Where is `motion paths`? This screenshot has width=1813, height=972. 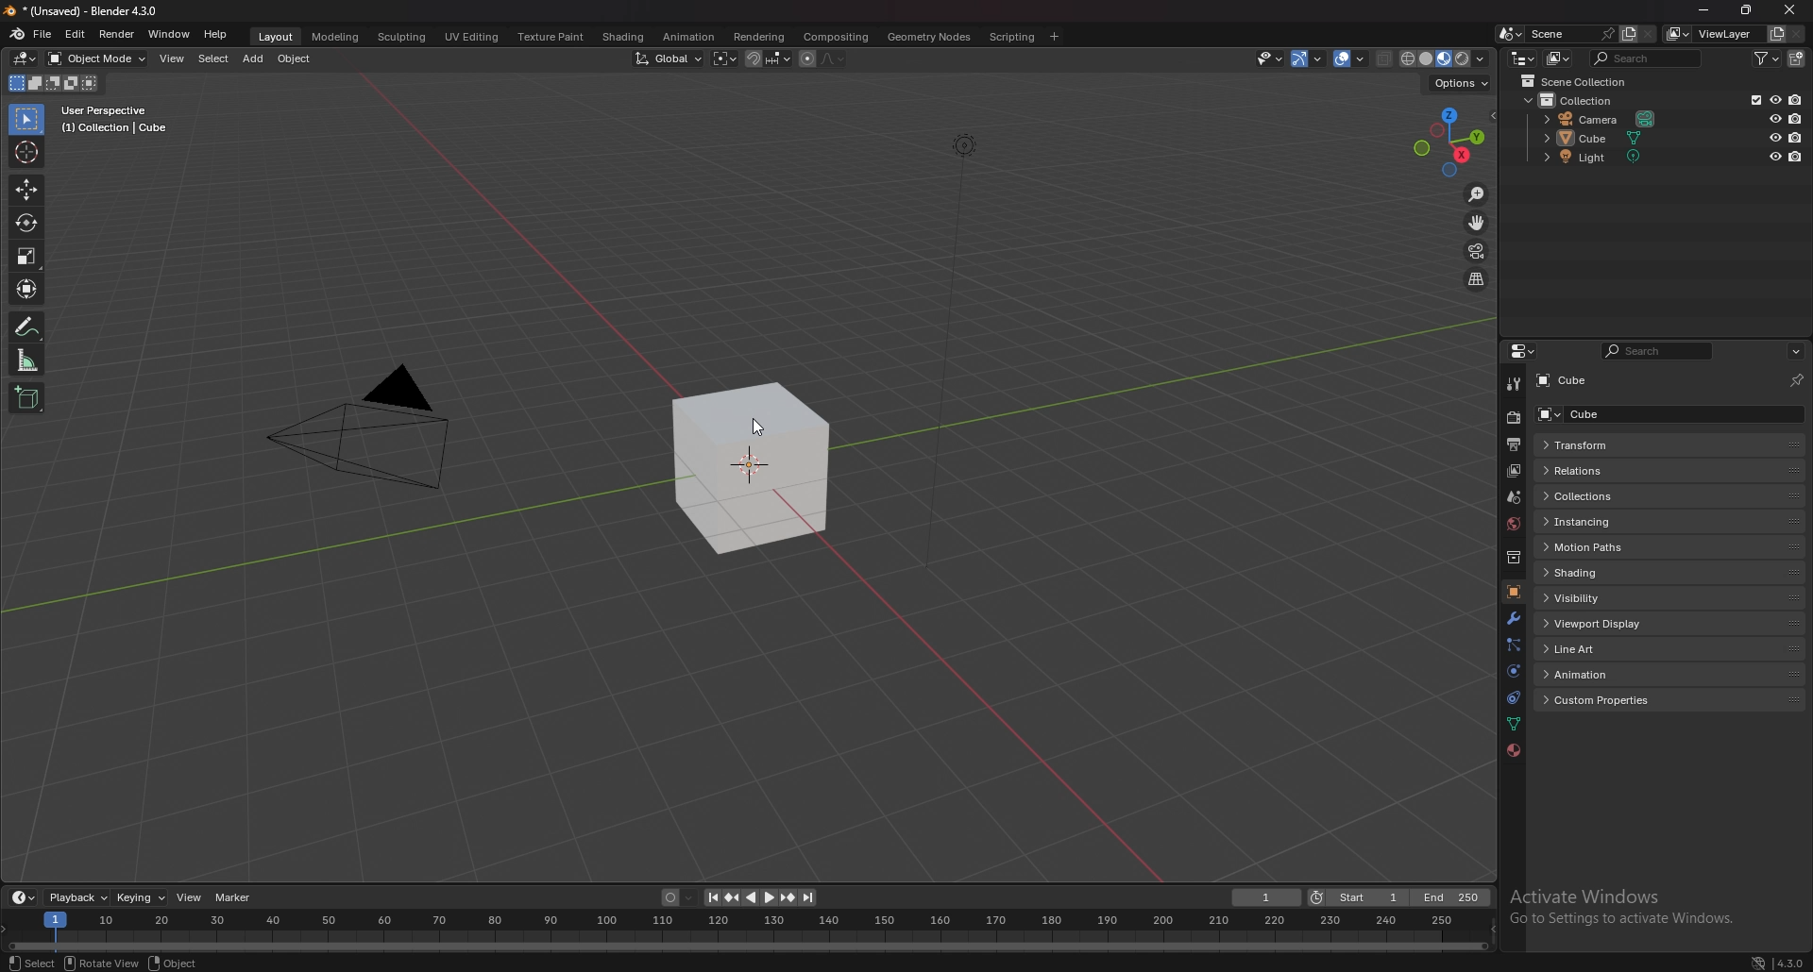 motion paths is located at coordinates (1602, 547).